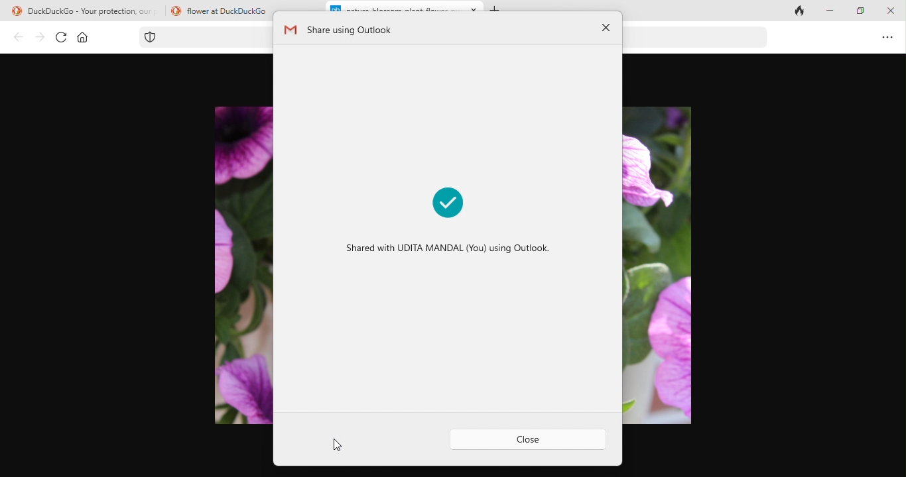 This screenshot has width=906, height=477. What do you see at coordinates (497, 7) in the screenshot?
I see `add` at bounding box center [497, 7].